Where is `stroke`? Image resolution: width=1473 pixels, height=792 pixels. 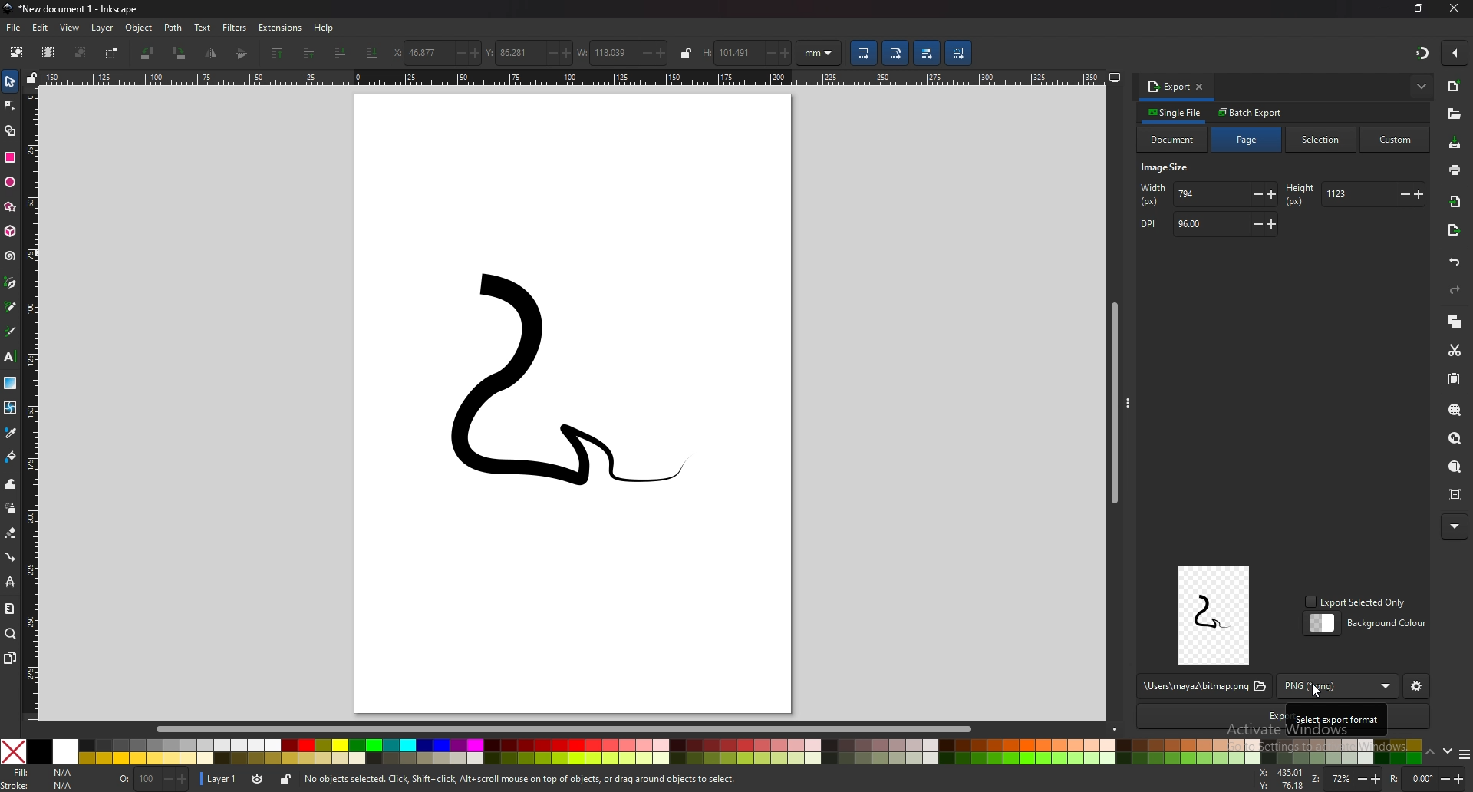
stroke is located at coordinates (38, 785).